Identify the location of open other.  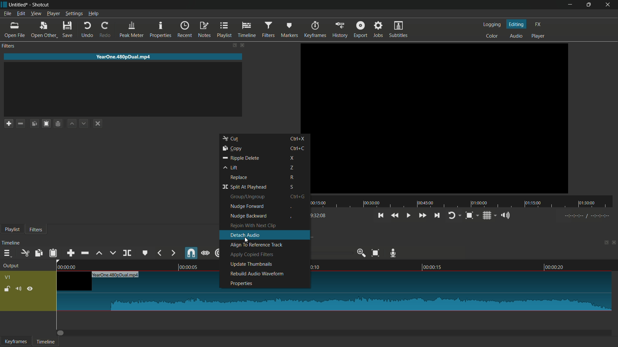
(44, 30).